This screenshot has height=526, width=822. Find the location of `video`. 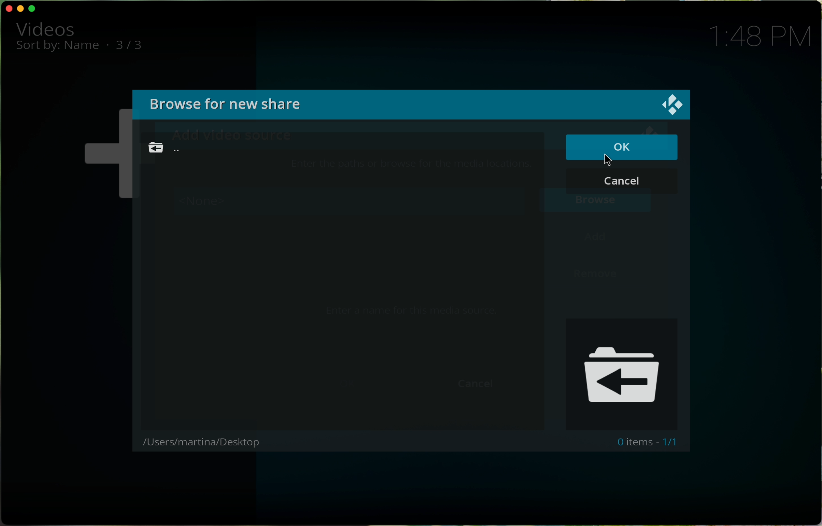

video is located at coordinates (45, 28).